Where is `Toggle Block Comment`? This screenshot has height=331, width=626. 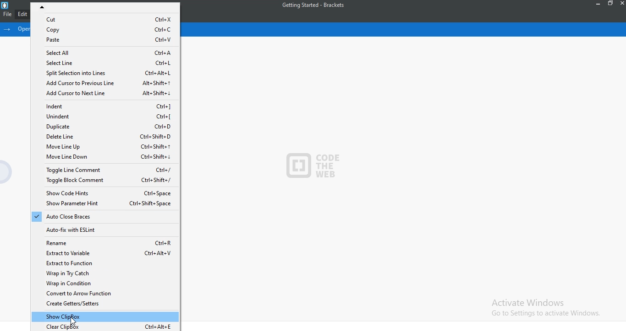 Toggle Block Comment is located at coordinates (102, 182).